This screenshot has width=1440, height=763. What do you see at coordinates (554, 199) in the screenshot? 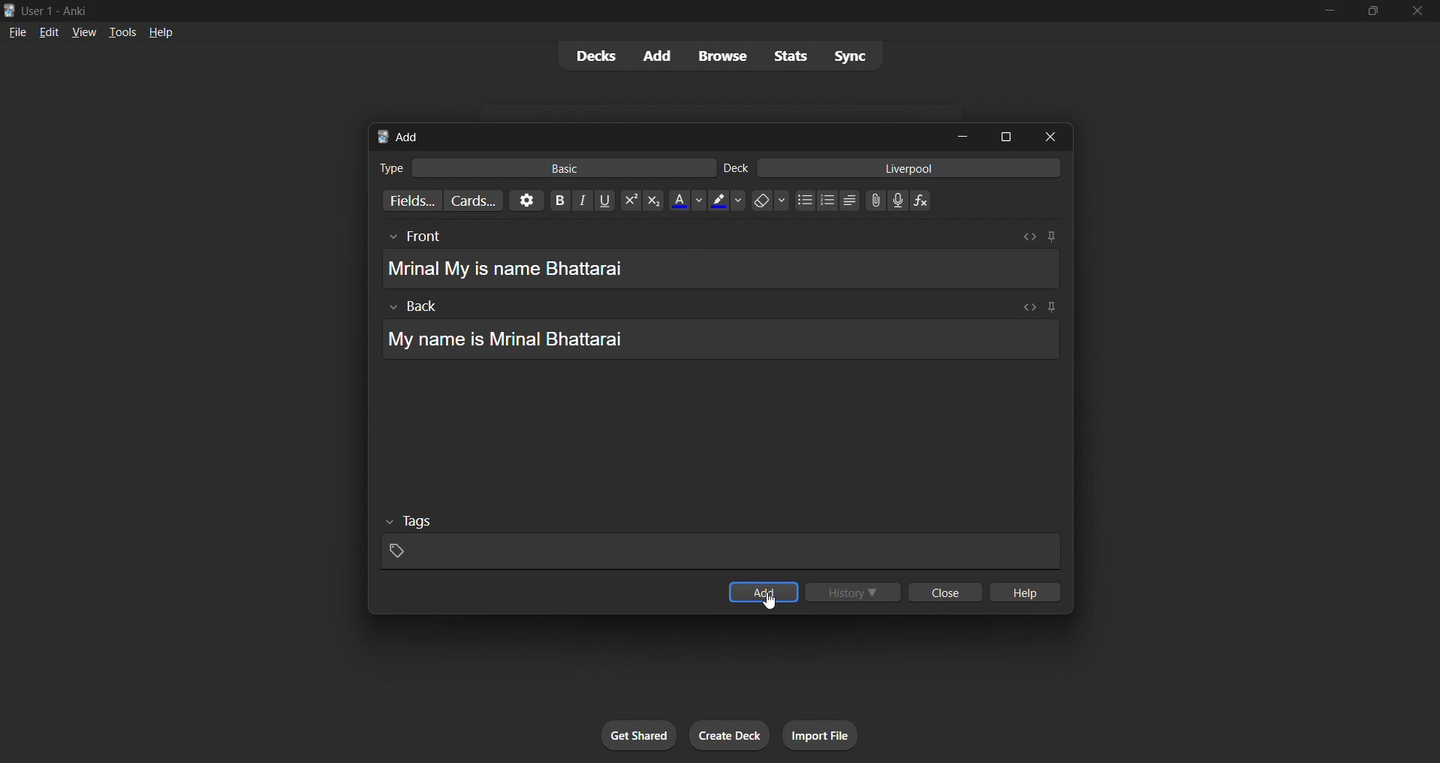
I see `bold` at bounding box center [554, 199].